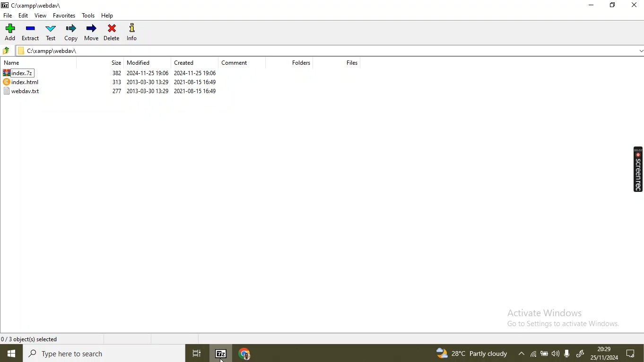  What do you see at coordinates (52, 33) in the screenshot?
I see `test` at bounding box center [52, 33].